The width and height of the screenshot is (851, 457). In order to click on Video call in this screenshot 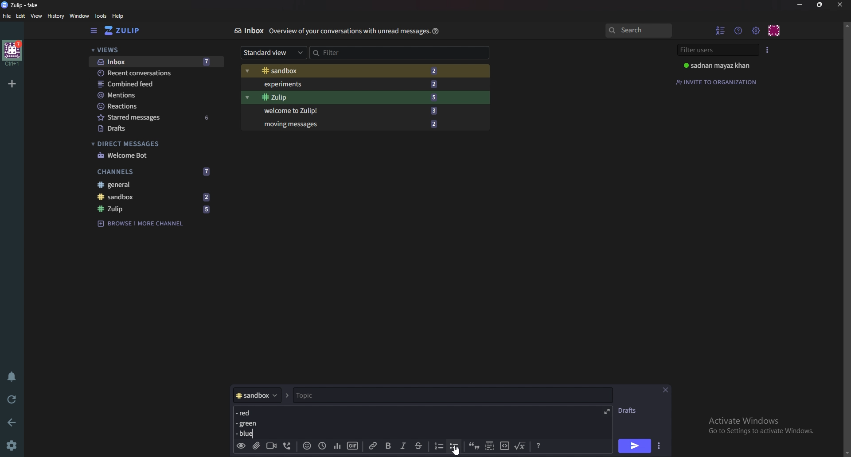, I will do `click(271, 445)`.